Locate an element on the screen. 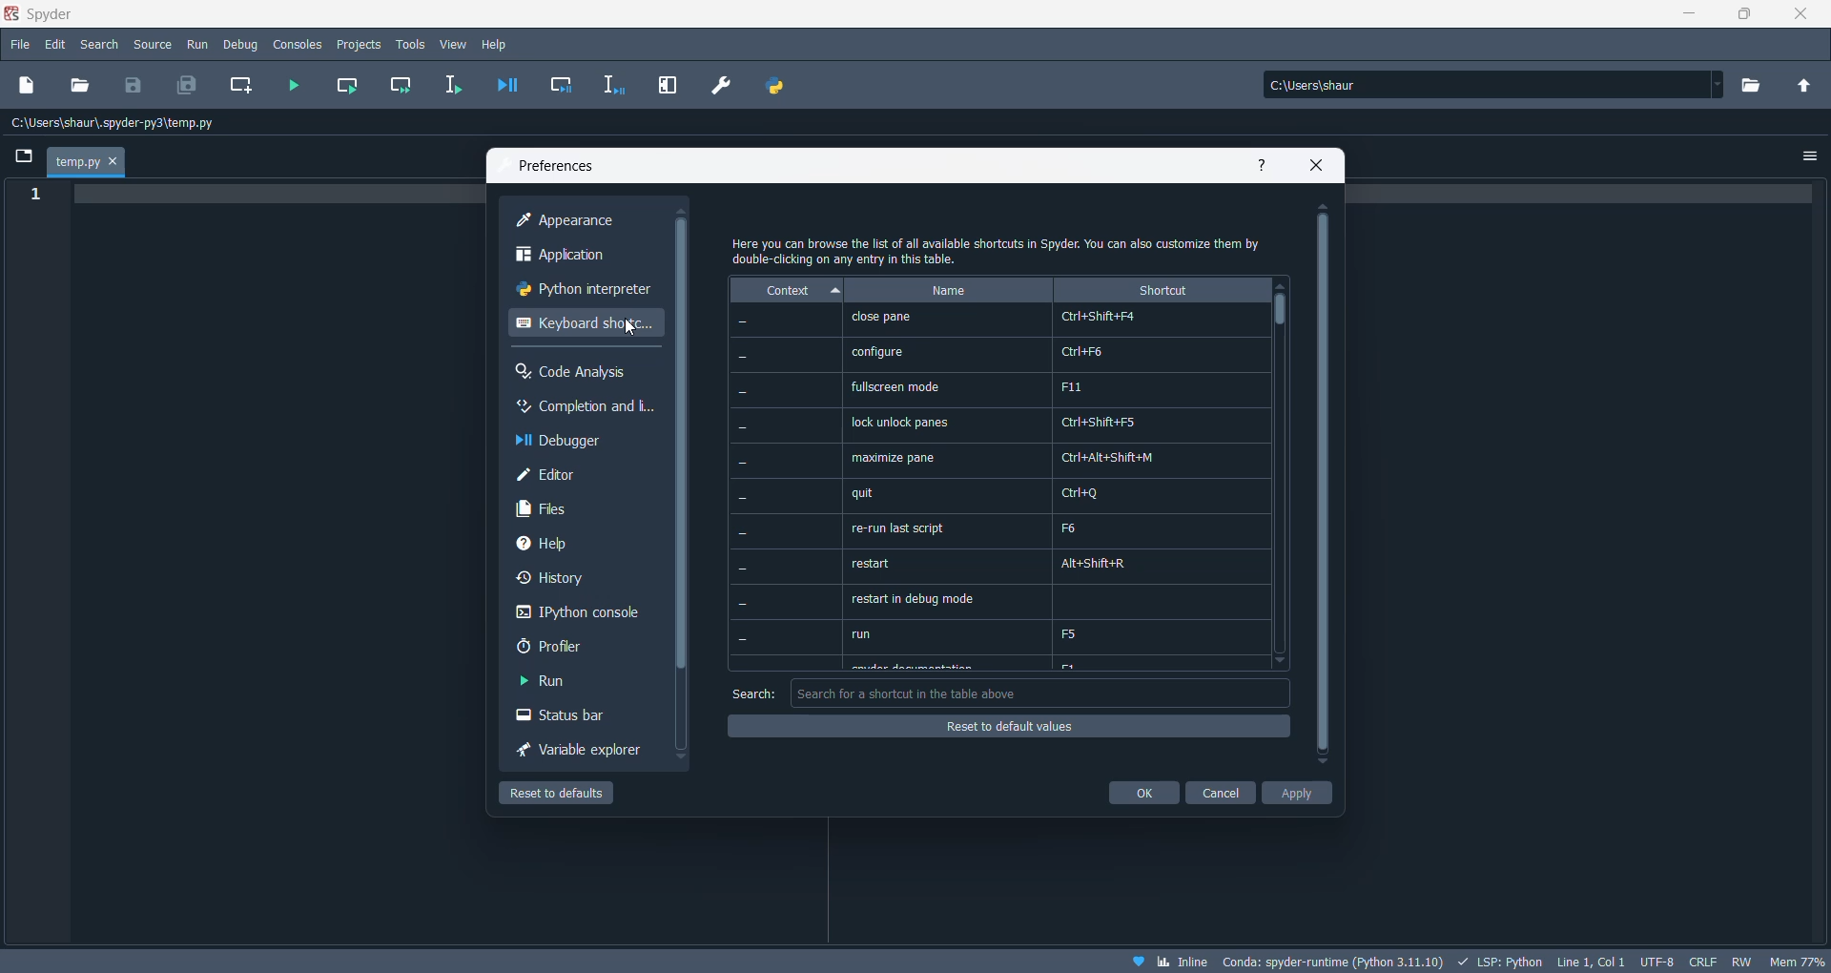  PREFERENCES is located at coordinates (723, 86).